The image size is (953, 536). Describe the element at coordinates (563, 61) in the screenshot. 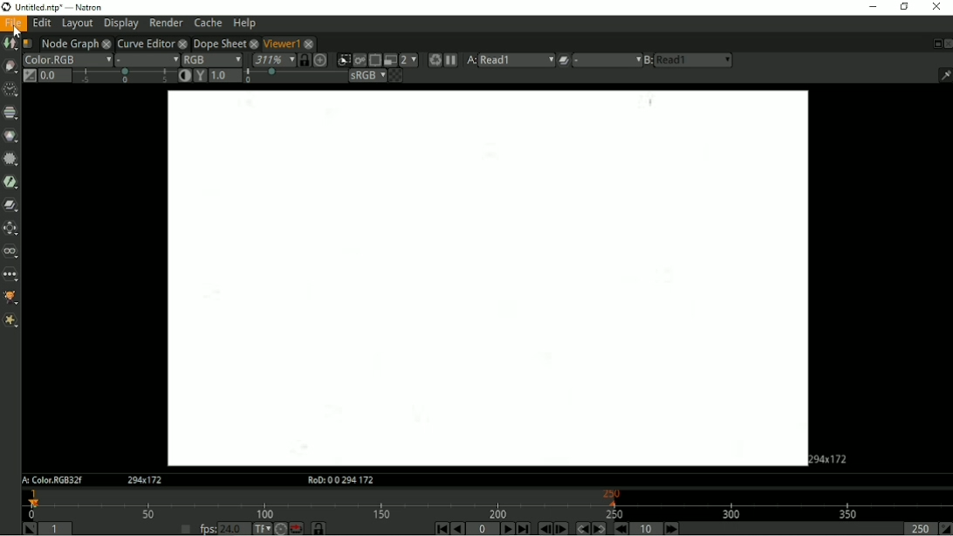

I see `Operation applied between viewer input A and B` at that location.